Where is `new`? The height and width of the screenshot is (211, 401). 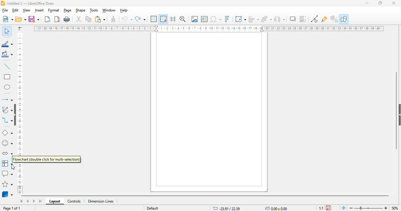
new is located at coordinates (8, 19).